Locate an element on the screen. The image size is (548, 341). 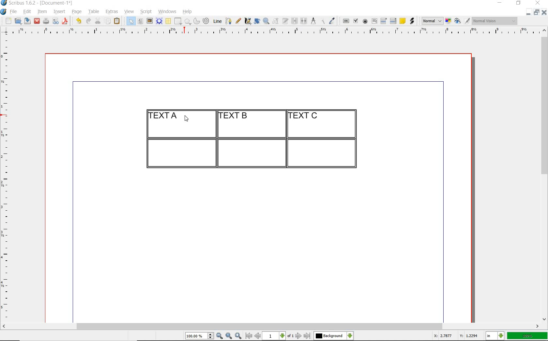
view is located at coordinates (129, 11).